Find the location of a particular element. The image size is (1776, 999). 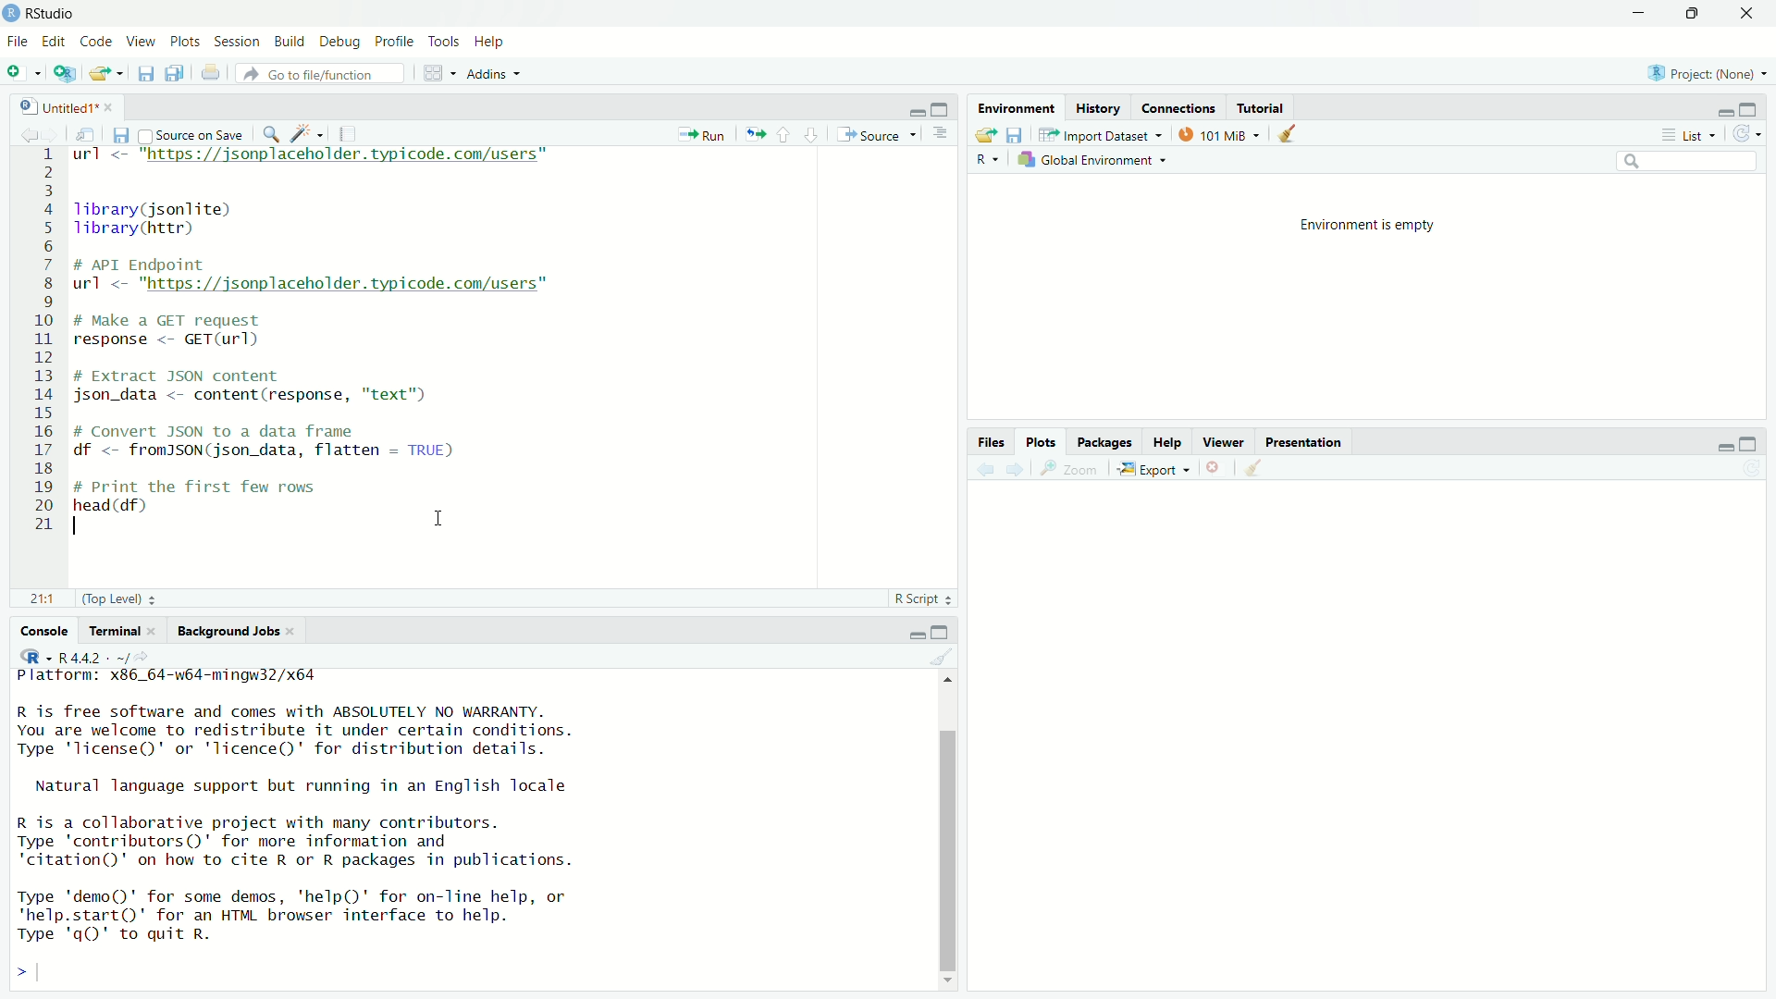

Zoom is located at coordinates (1069, 471).